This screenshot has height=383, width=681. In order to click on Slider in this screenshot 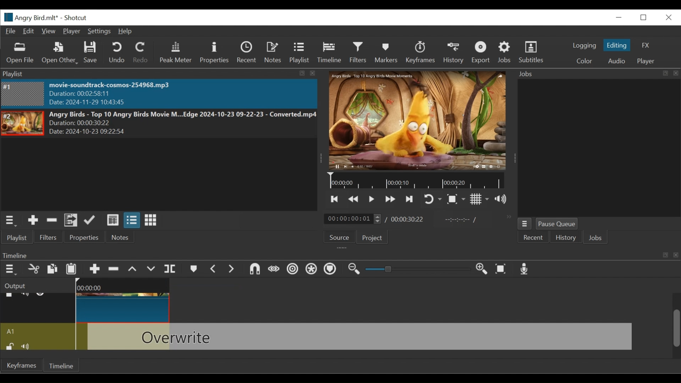, I will do `click(418, 270)`.